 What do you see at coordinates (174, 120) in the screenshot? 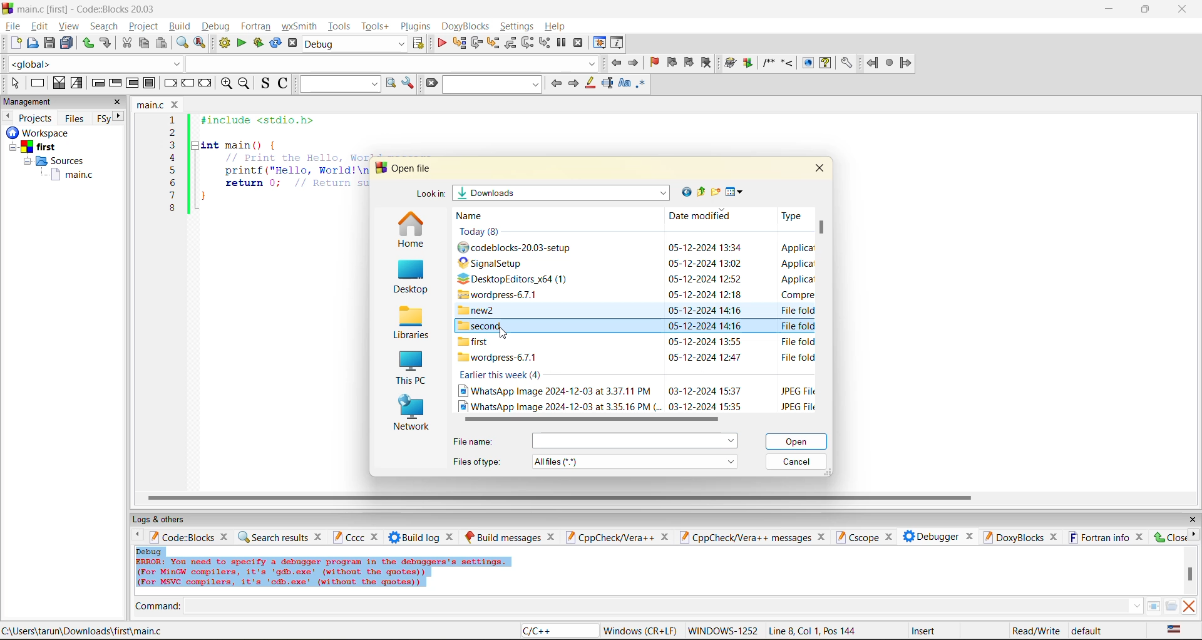
I see `1` at bounding box center [174, 120].